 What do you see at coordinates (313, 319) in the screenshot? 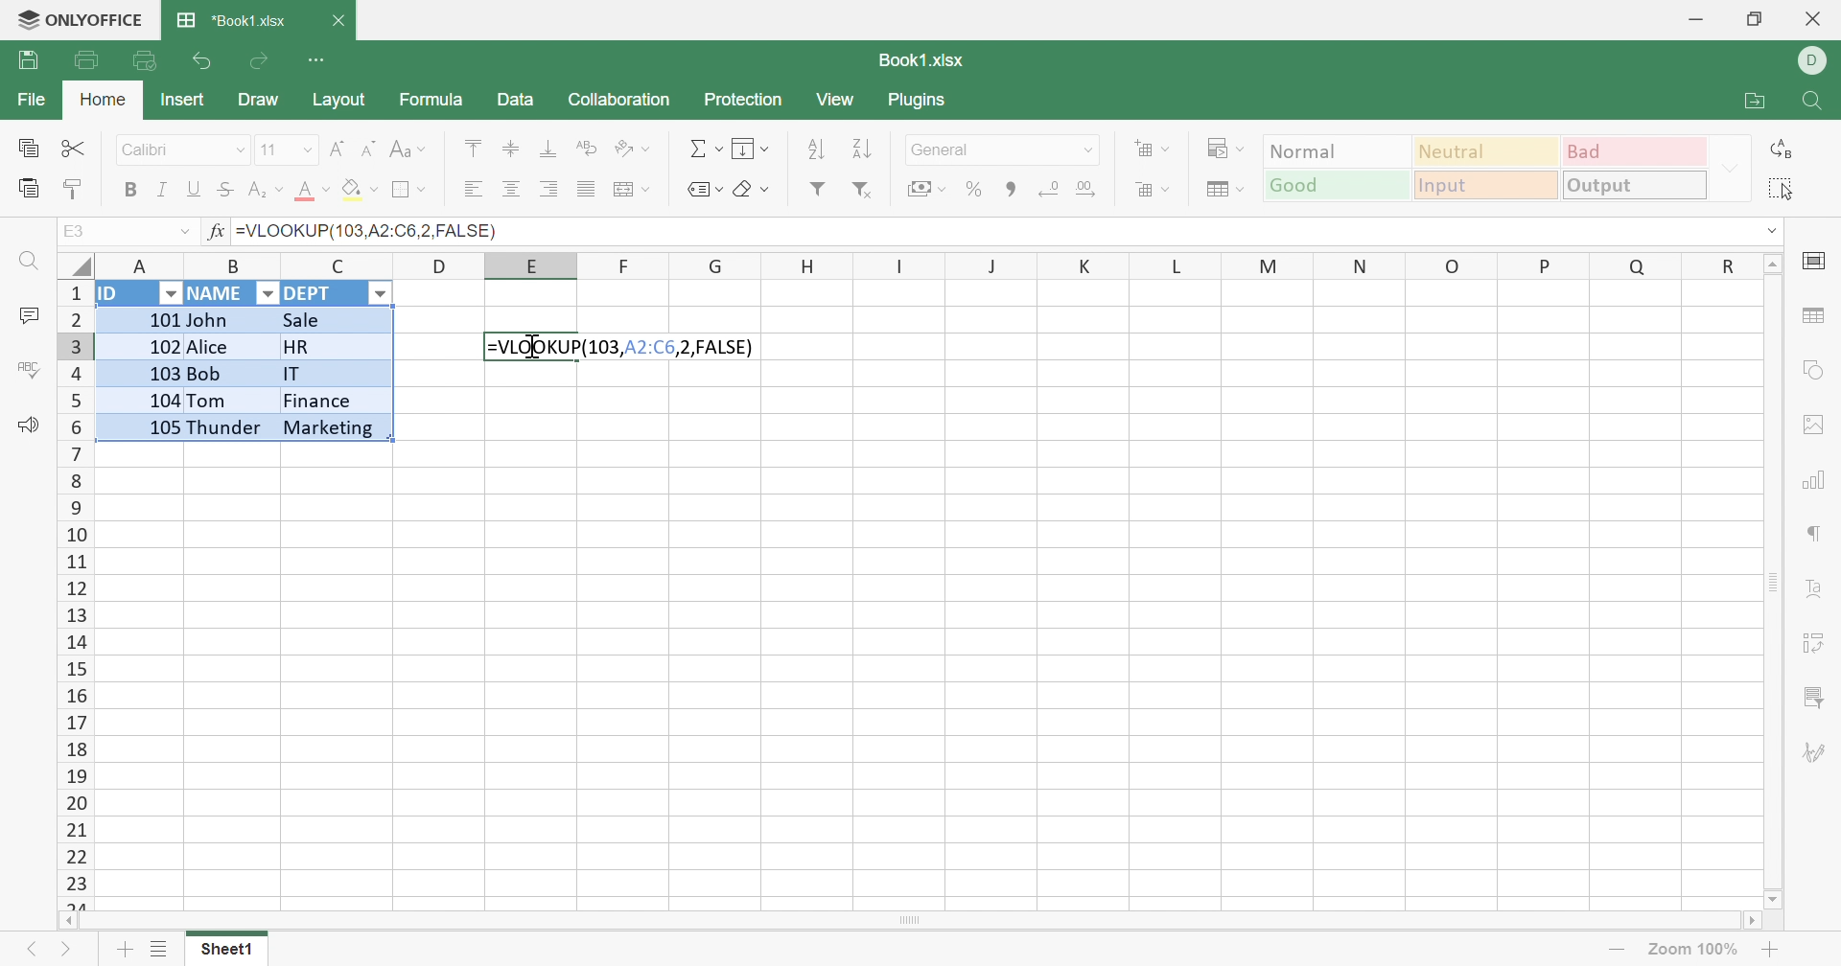
I see `Sale` at bounding box center [313, 319].